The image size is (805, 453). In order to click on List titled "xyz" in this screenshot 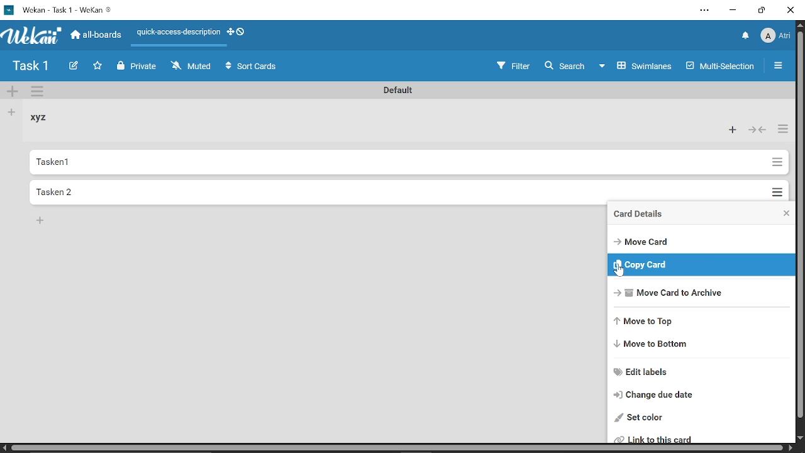, I will do `click(43, 118)`.